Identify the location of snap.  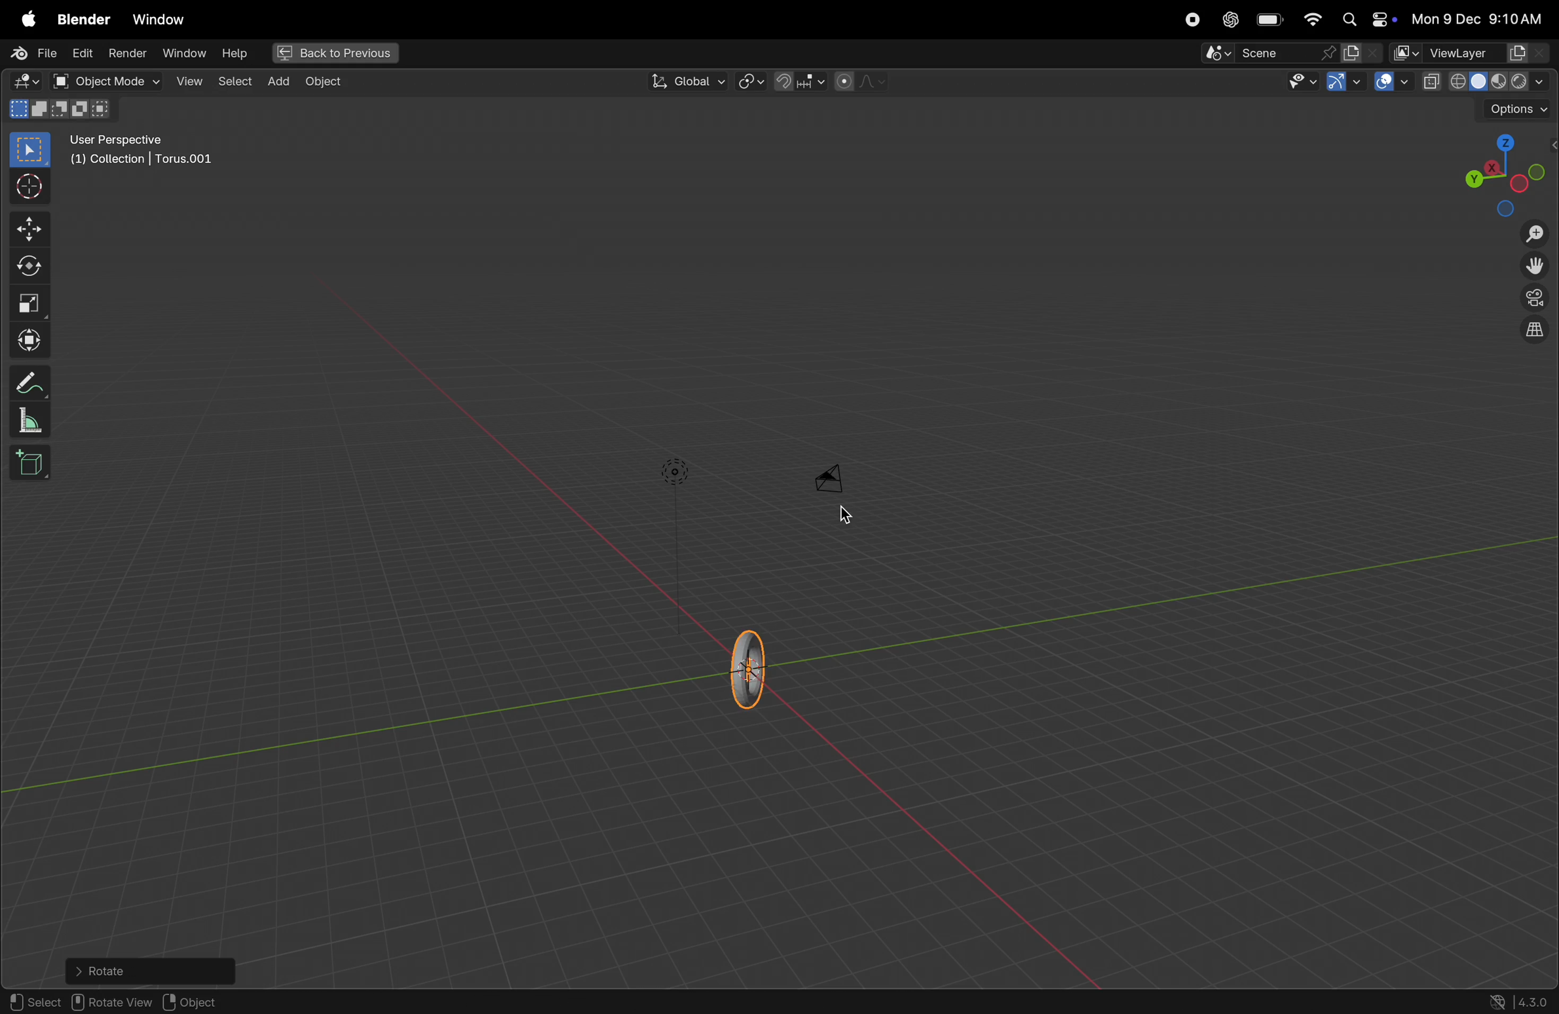
(797, 81).